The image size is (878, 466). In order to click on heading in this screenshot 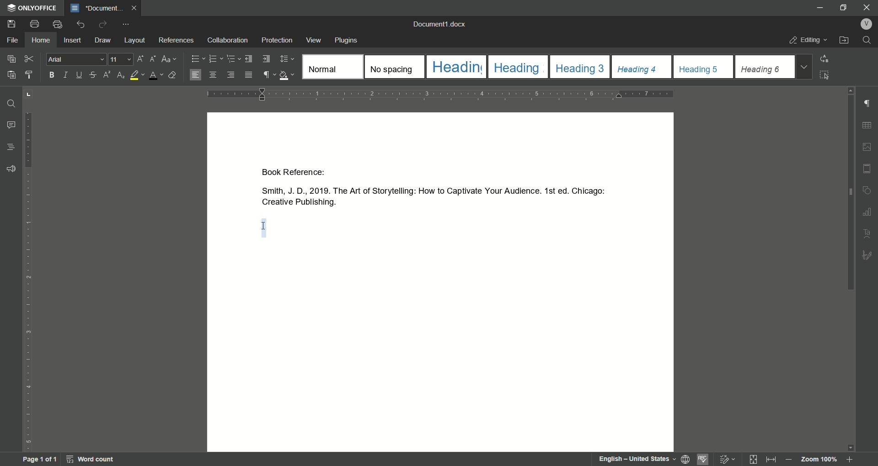, I will do `click(10, 147)`.